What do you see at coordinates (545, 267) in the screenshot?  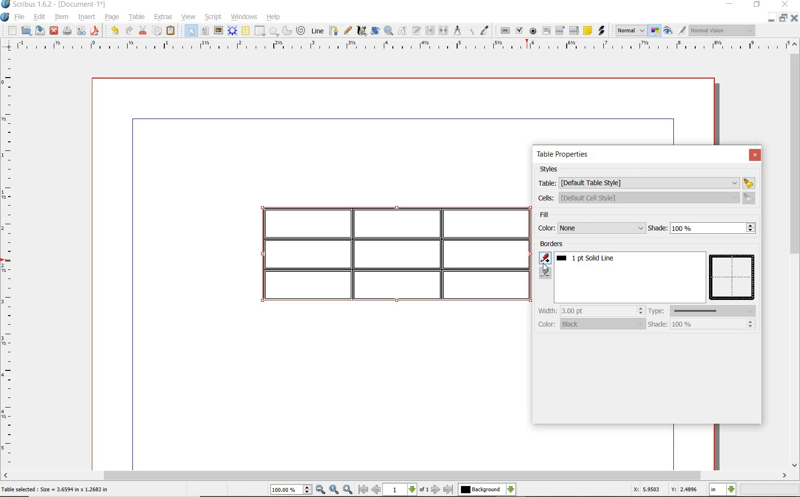 I see `Cursor` at bounding box center [545, 267].